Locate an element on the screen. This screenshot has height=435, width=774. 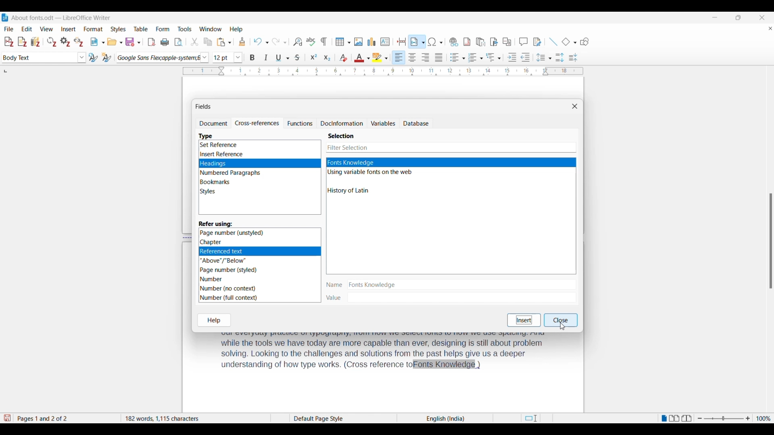
Insert line is located at coordinates (553, 42).